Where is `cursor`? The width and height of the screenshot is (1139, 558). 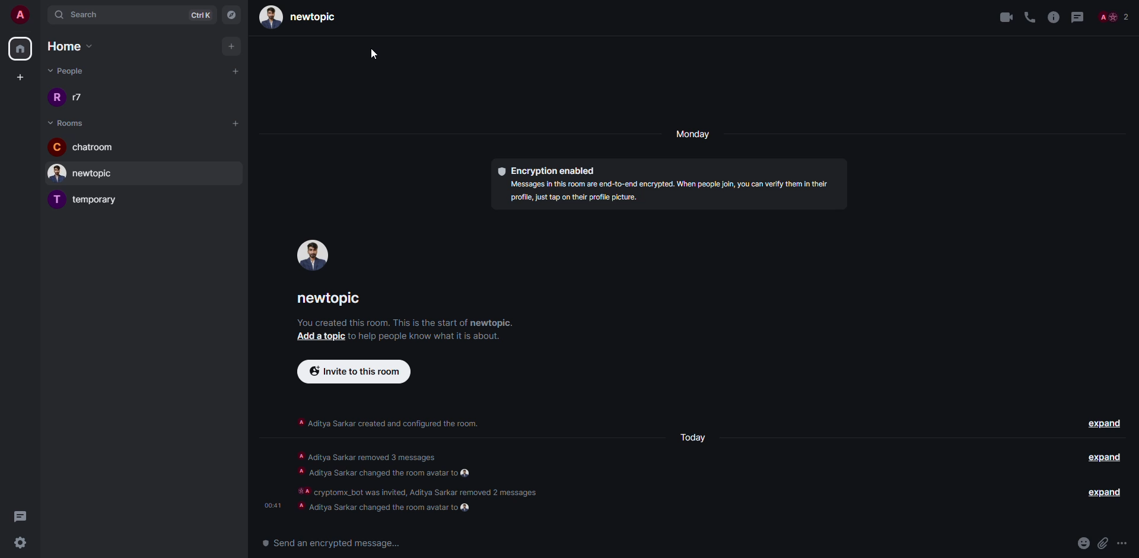 cursor is located at coordinates (372, 57).